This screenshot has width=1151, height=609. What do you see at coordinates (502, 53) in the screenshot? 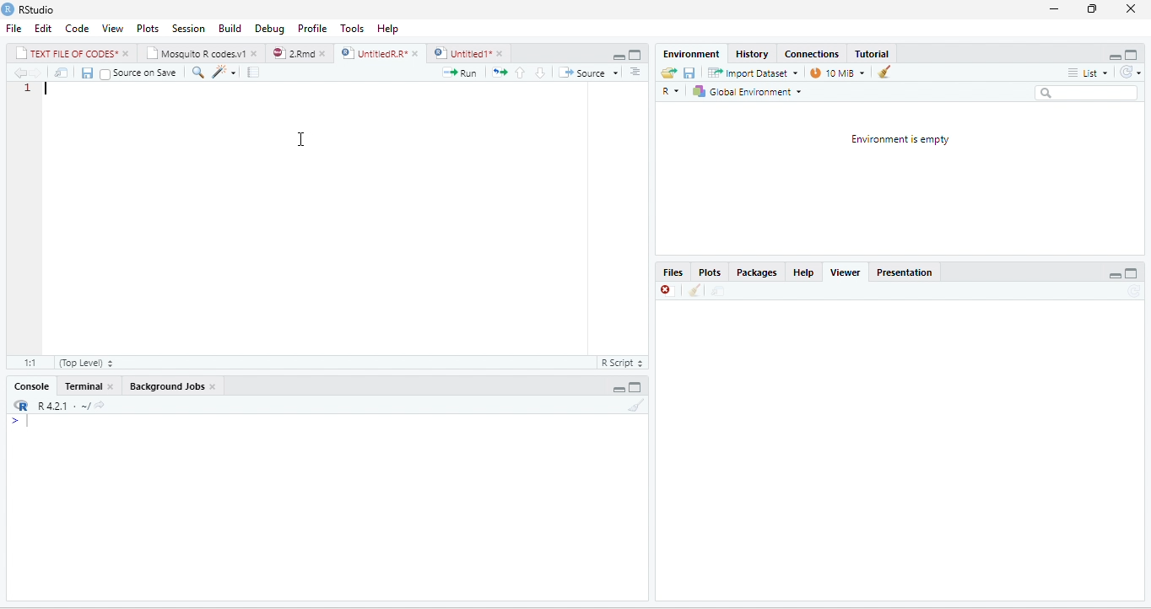
I see `close` at bounding box center [502, 53].